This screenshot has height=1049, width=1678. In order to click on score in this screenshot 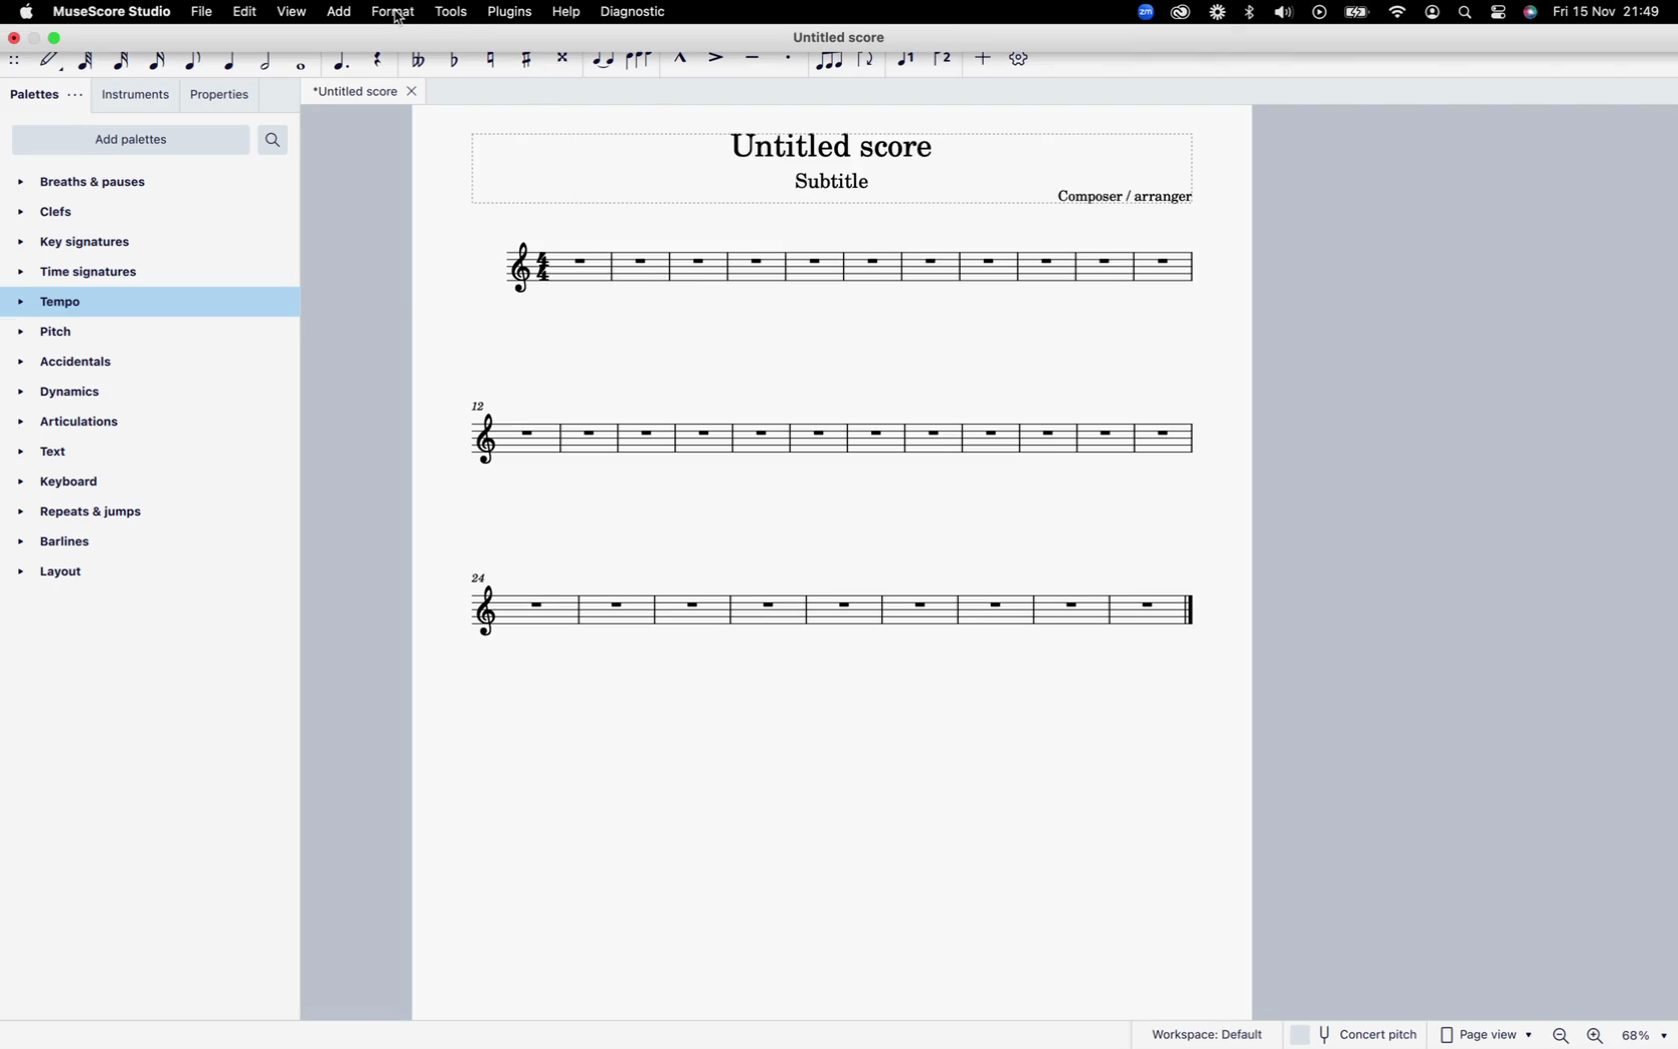, I will do `click(835, 440)`.